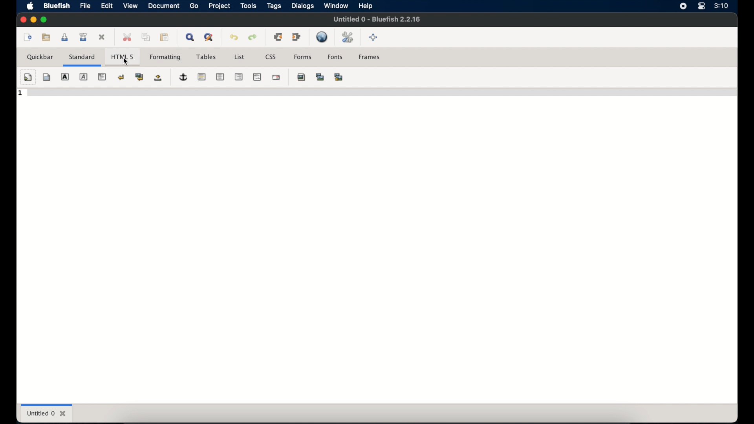 This screenshot has height=424, width=754. What do you see at coordinates (83, 37) in the screenshot?
I see `save file as` at bounding box center [83, 37].